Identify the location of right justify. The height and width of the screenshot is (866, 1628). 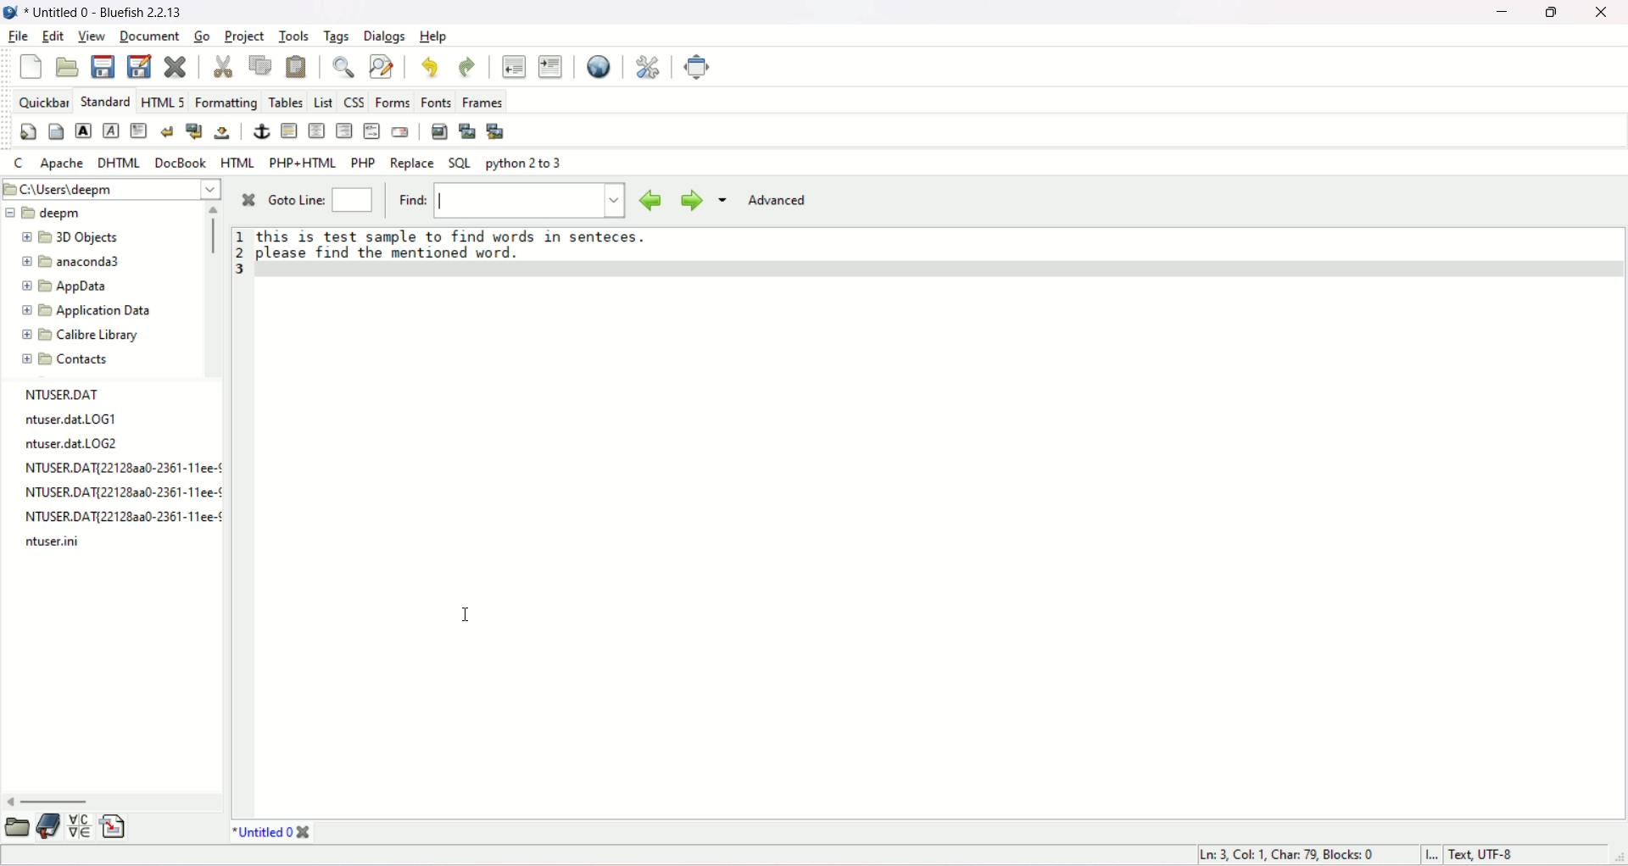
(343, 130).